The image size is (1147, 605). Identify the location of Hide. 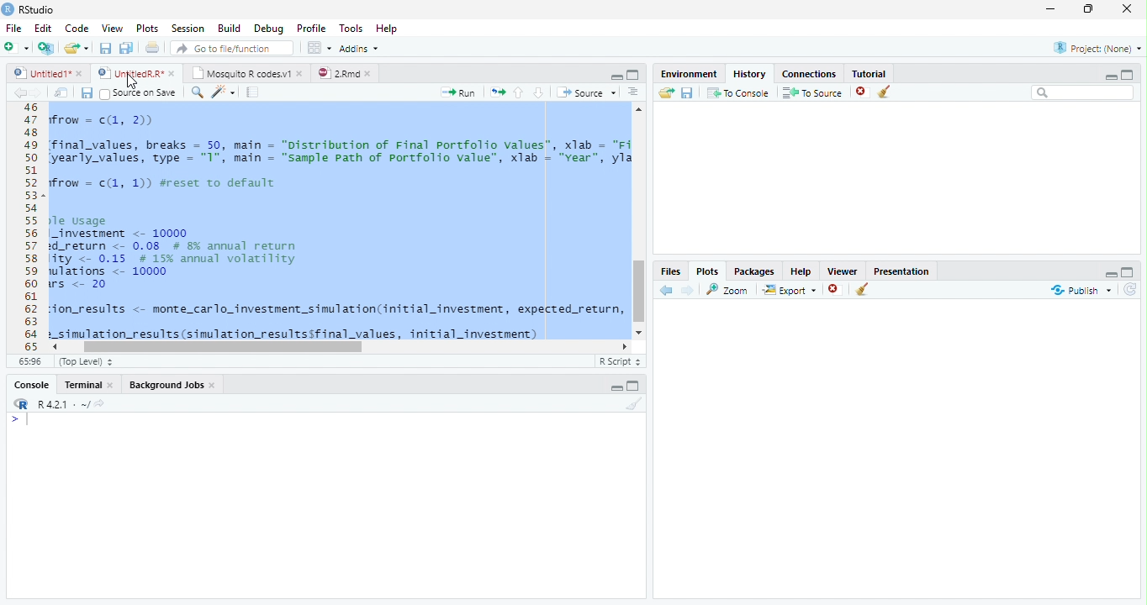
(1111, 76).